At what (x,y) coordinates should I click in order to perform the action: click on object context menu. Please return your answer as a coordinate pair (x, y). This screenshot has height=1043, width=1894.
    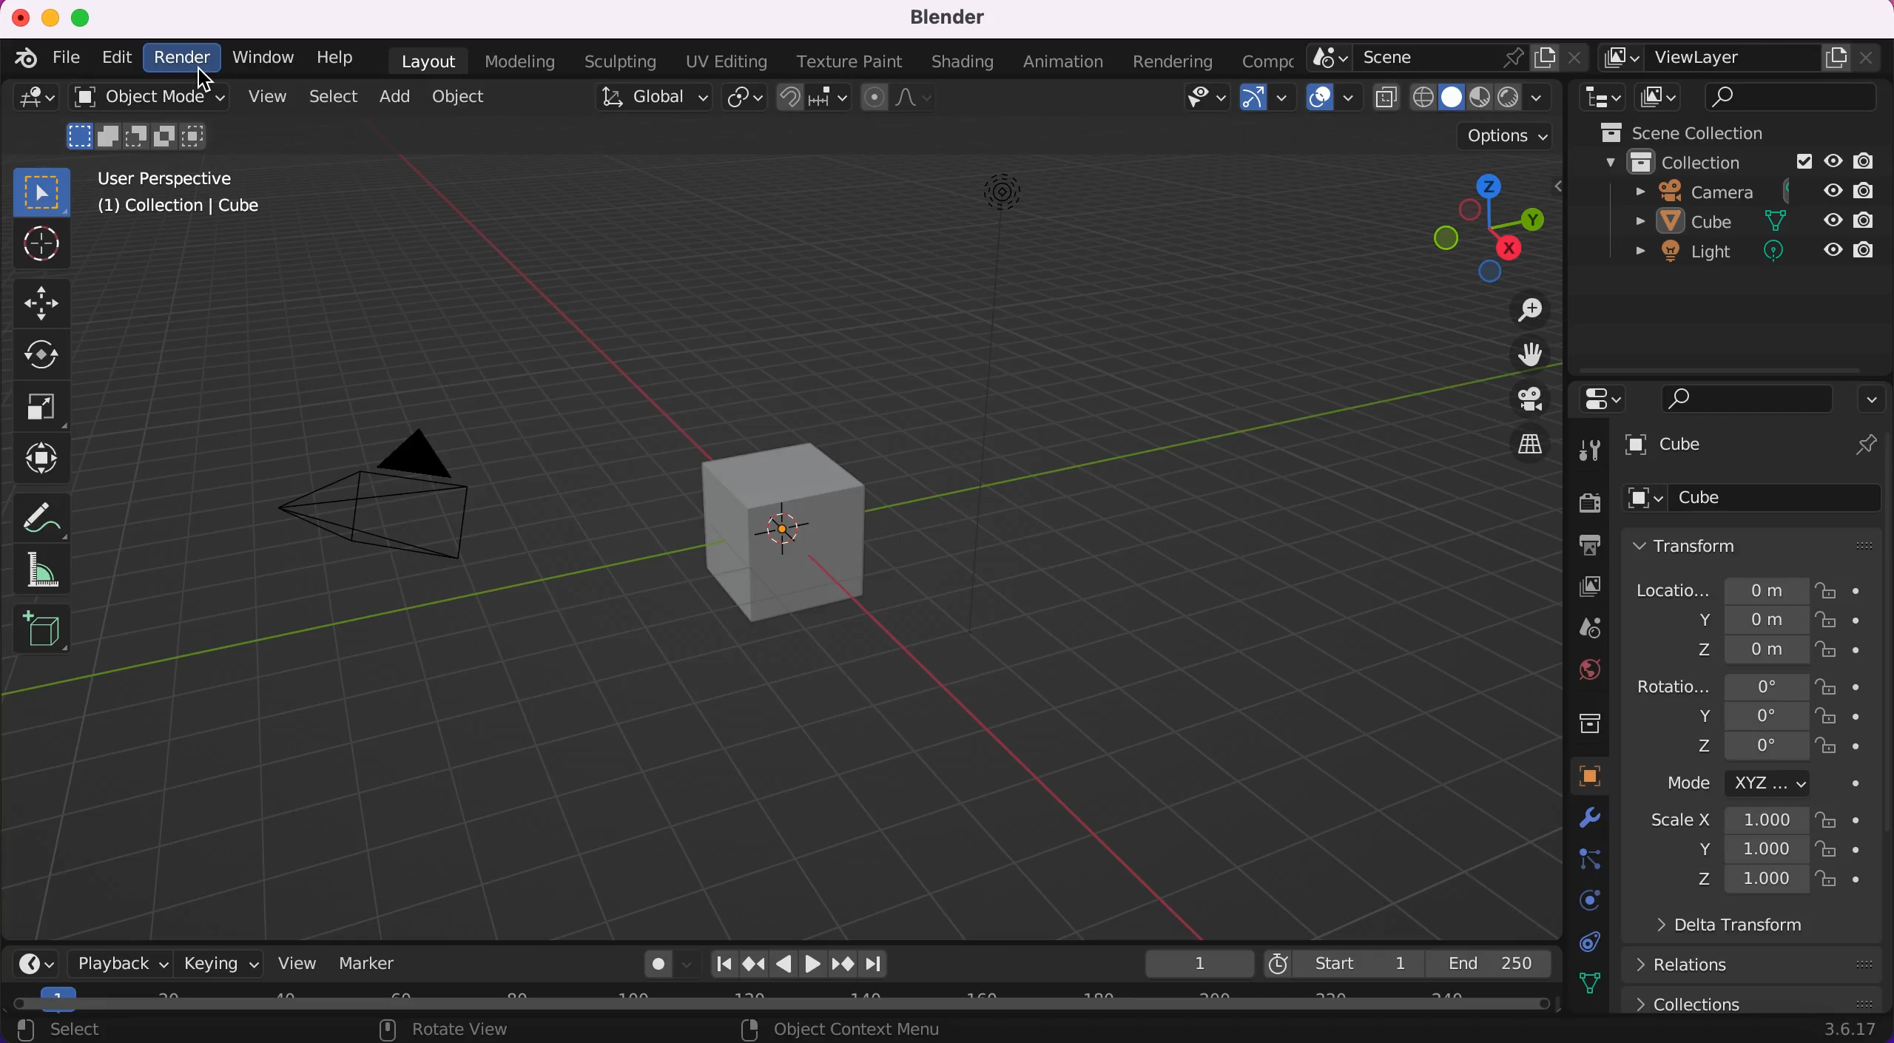
    Looking at the image, I should click on (858, 1030).